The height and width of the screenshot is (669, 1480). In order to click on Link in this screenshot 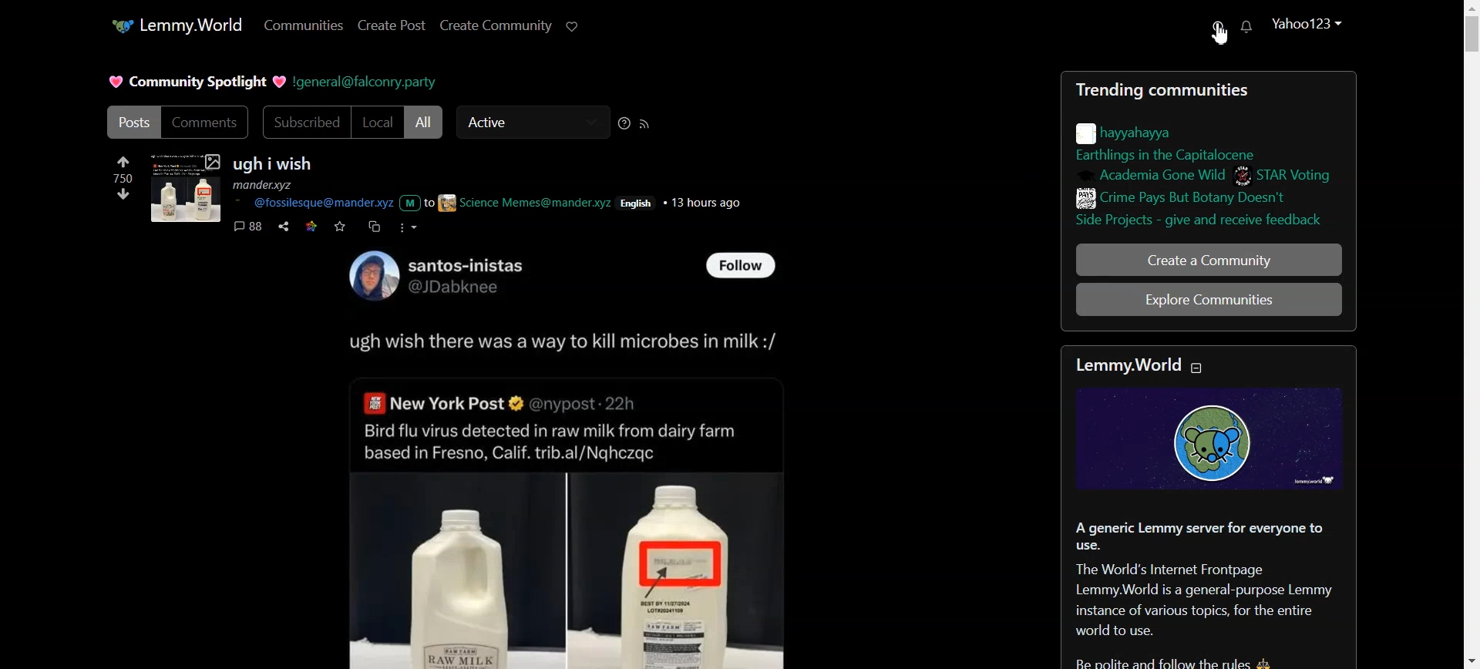, I will do `click(311, 225)`.